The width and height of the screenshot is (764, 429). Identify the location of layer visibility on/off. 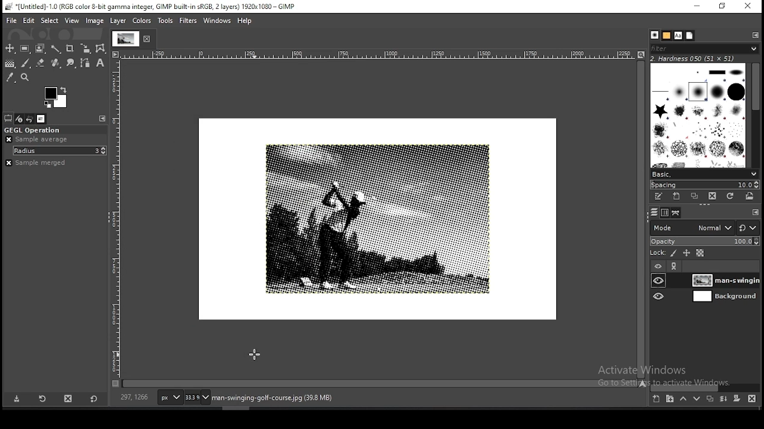
(658, 296).